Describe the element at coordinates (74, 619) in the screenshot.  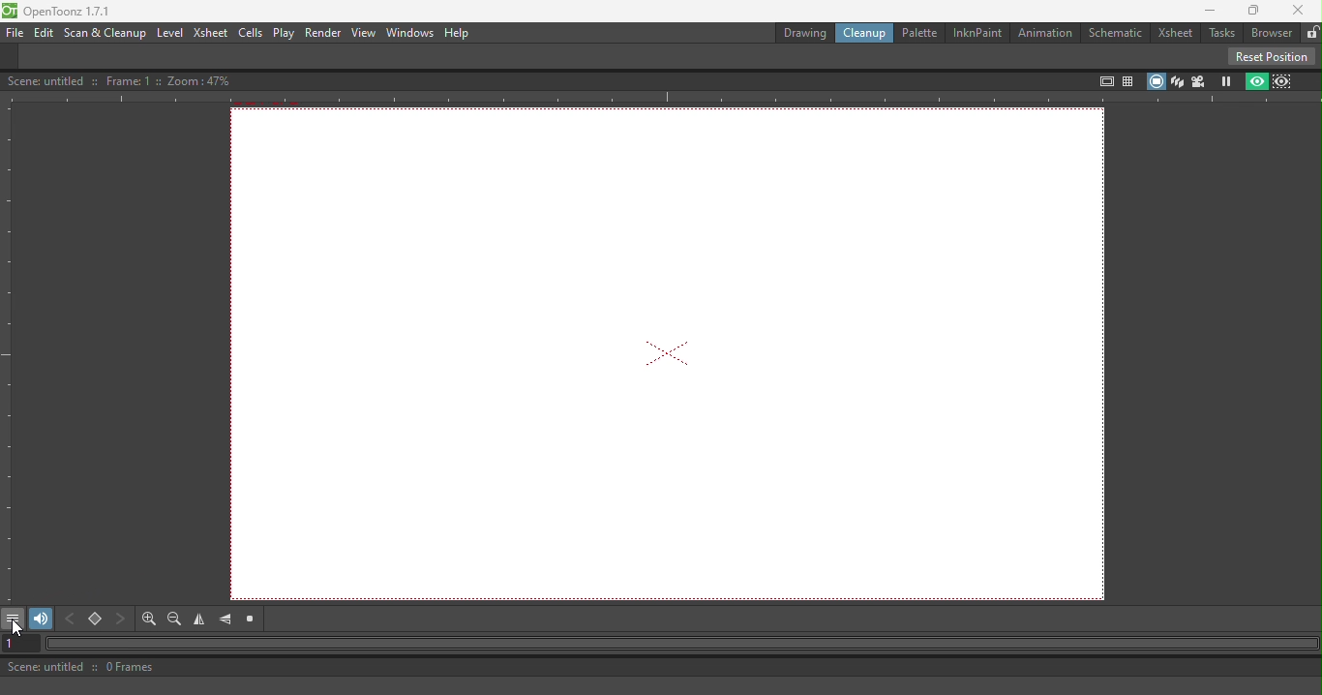
I see `Previous key` at that location.